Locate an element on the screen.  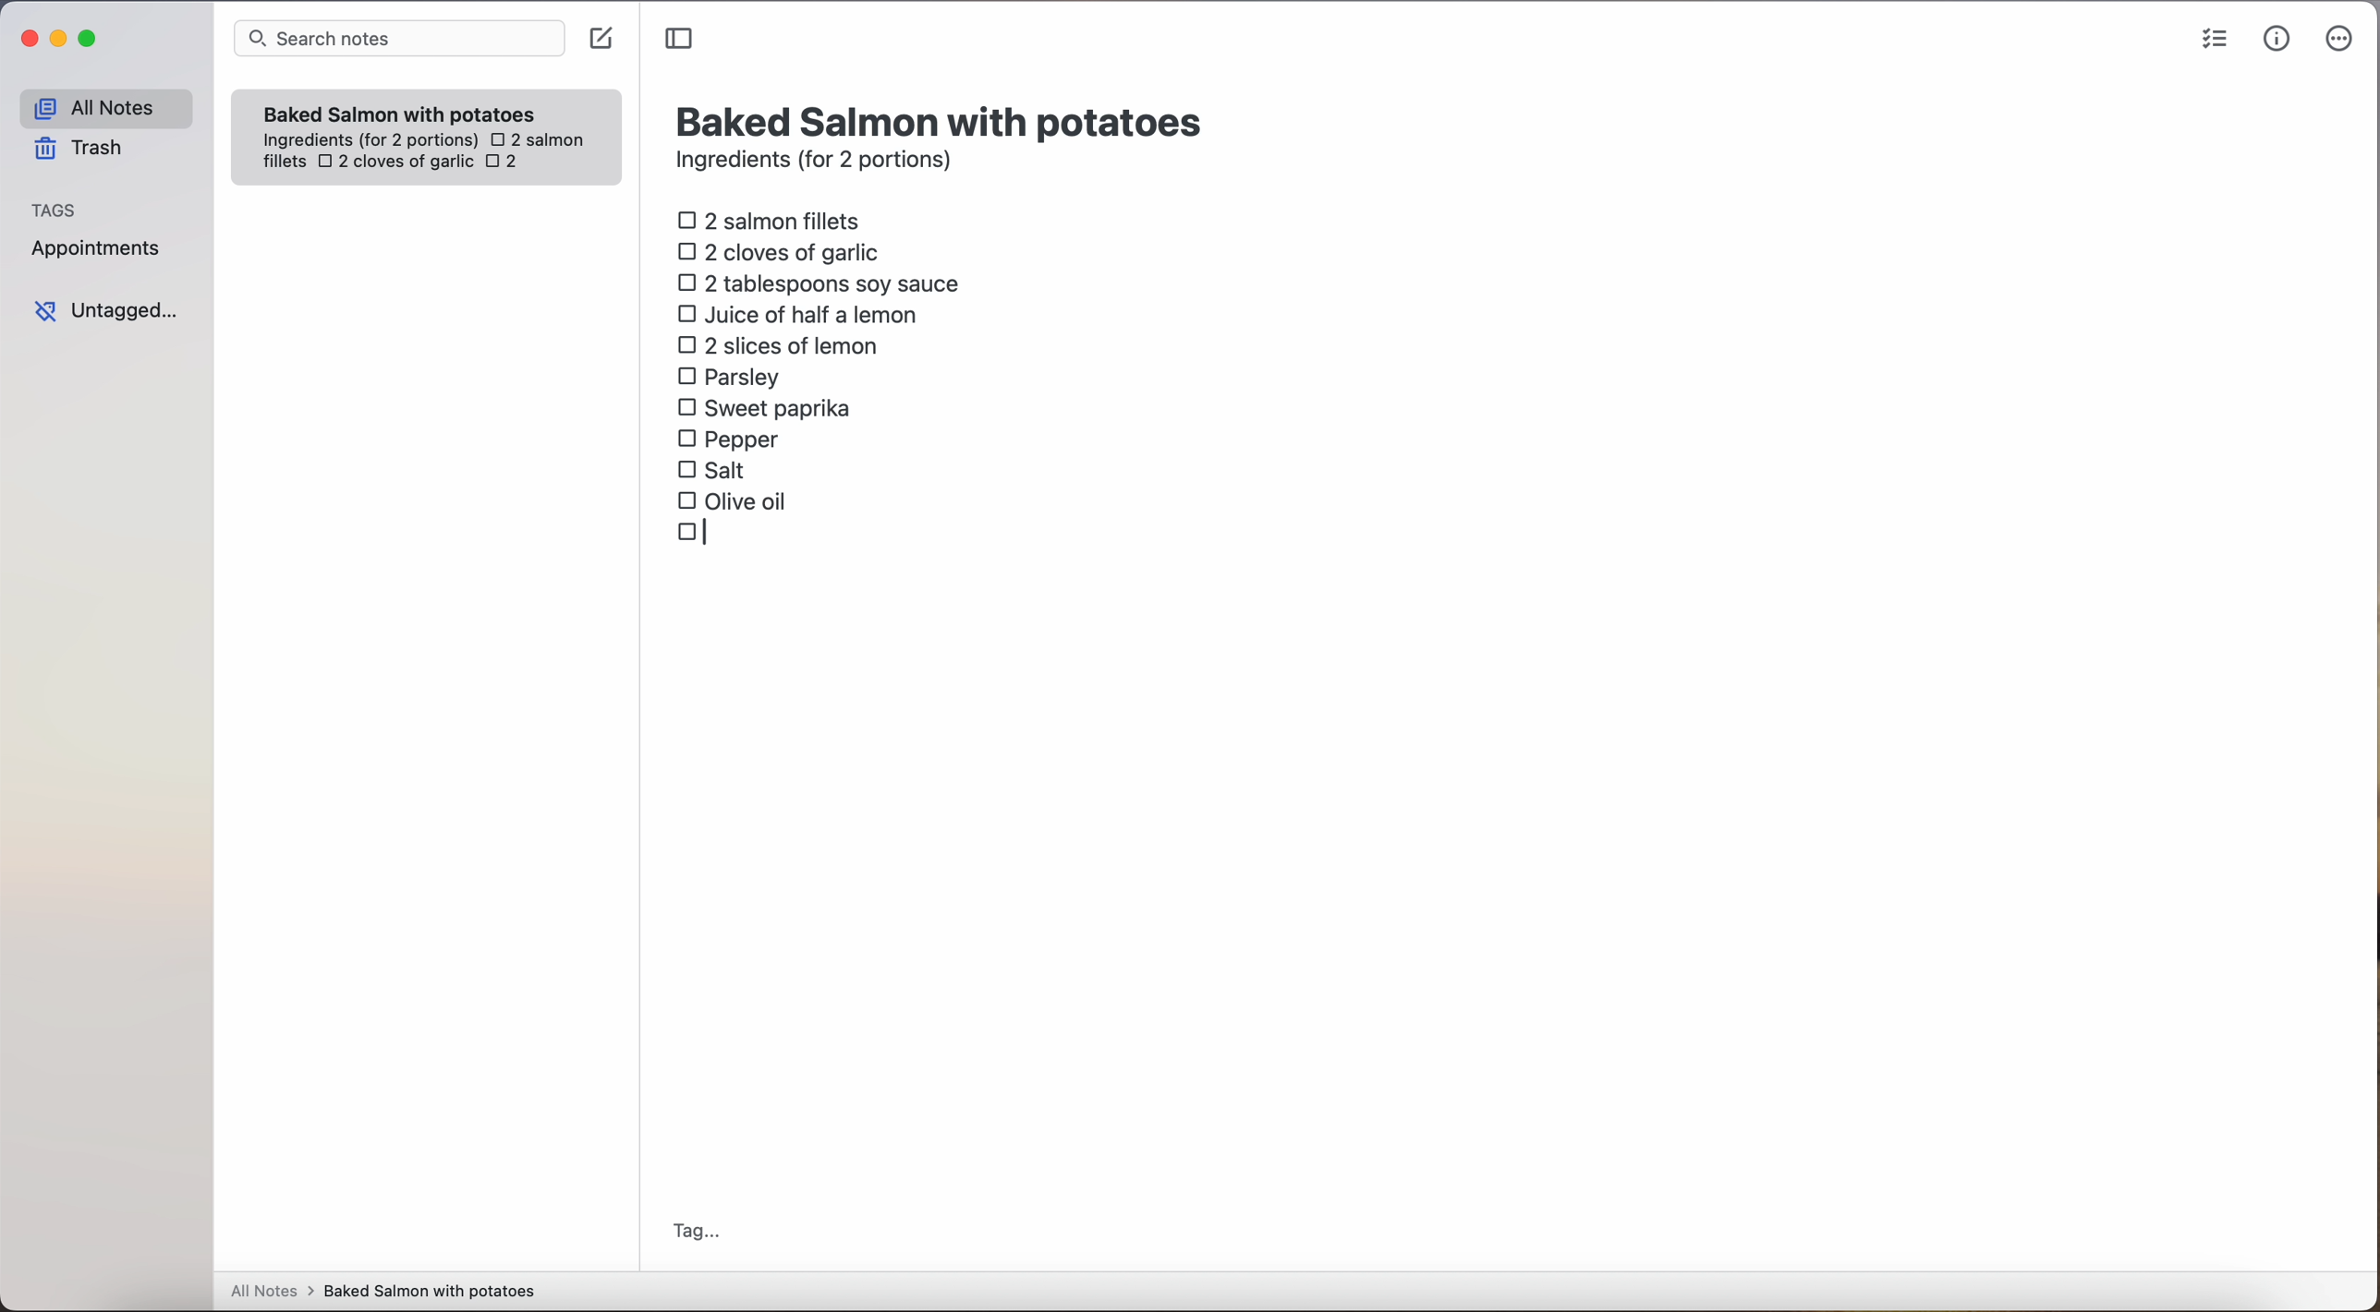
minimize Simplenote is located at coordinates (58, 41).